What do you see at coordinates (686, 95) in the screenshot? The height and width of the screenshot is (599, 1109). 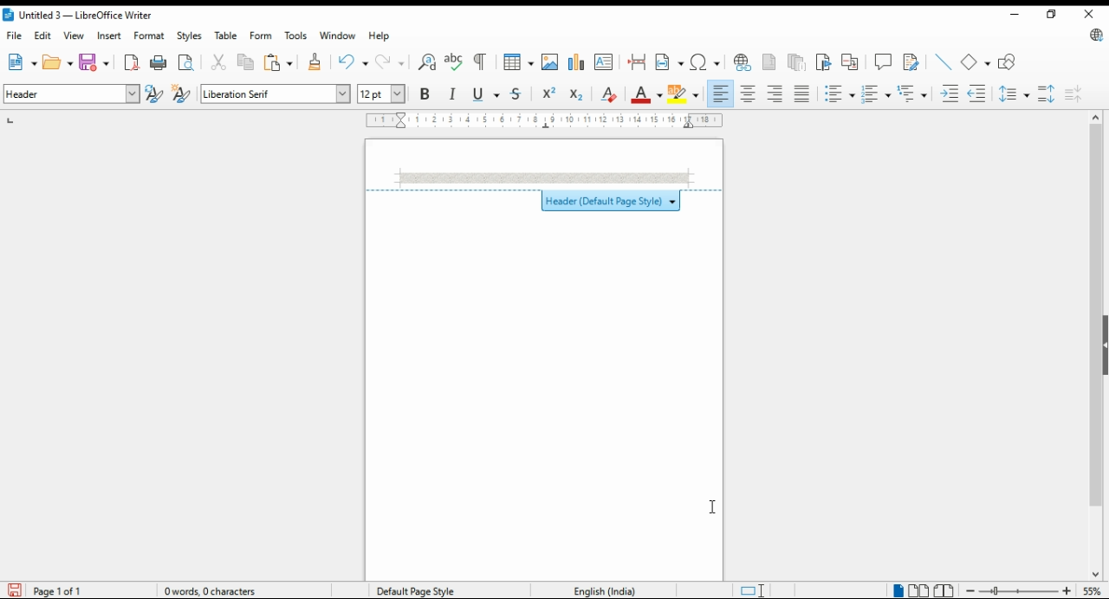 I see `highlight color` at bounding box center [686, 95].